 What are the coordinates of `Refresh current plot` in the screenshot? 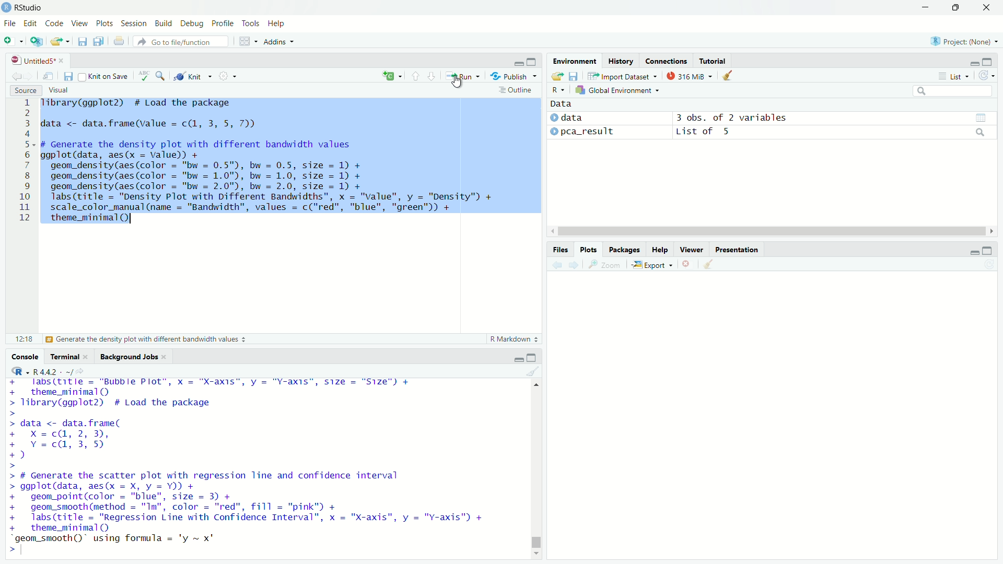 It's located at (989, 265).